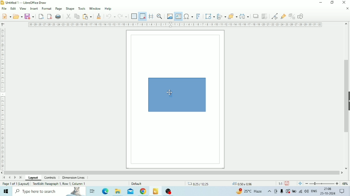 This screenshot has width=350, height=196. What do you see at coordinates (134, 16) in the screenshot?
I see `Display Grid` at bounding box center [134, 16].